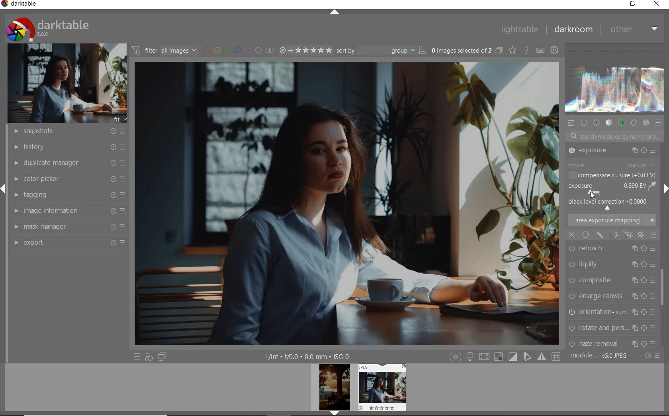 The image size is (669, 416). I want to click on CORRECT, so click(633, 122).